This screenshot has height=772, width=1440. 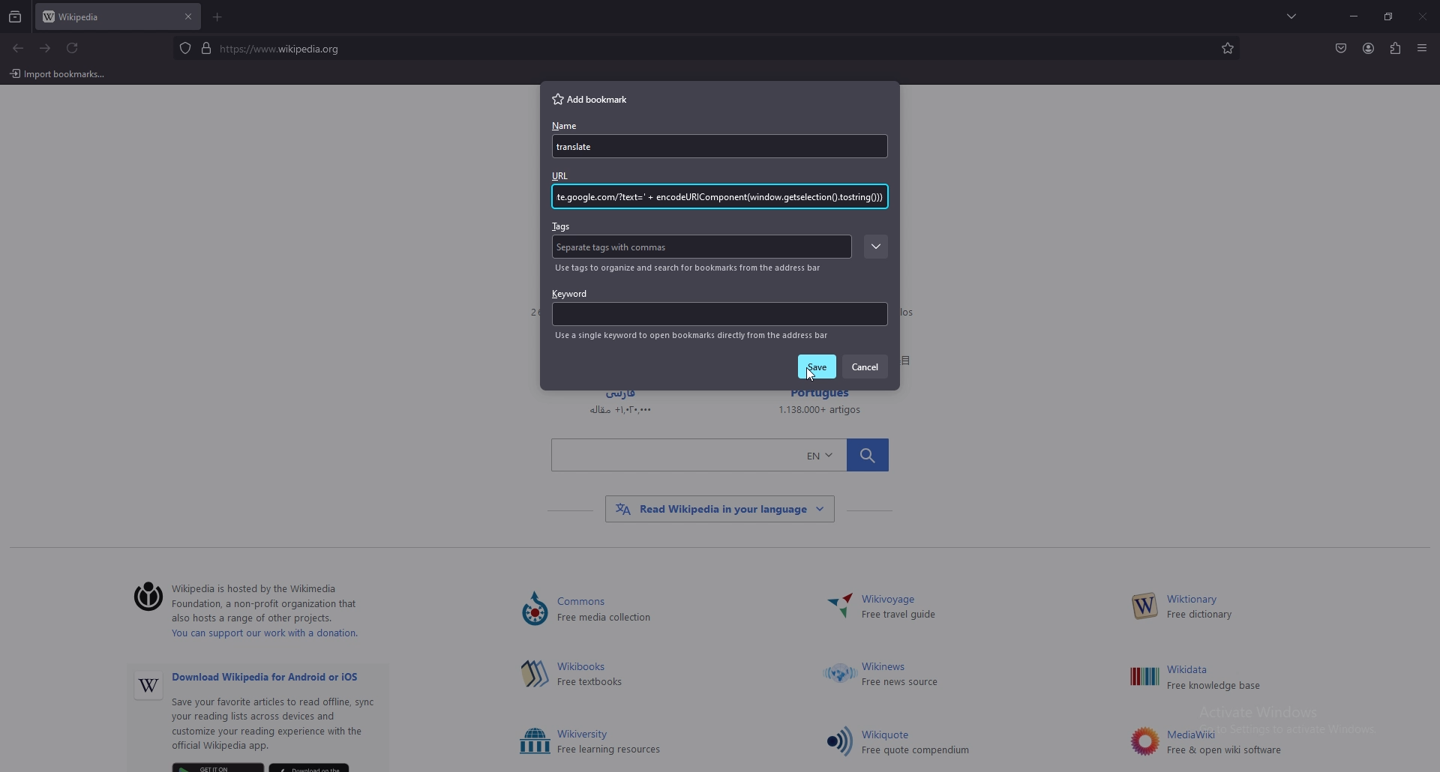 What do you see at coordinates (208, 47) in the screenshot?
I see `digicert verified` at bounding box center [208, 47].